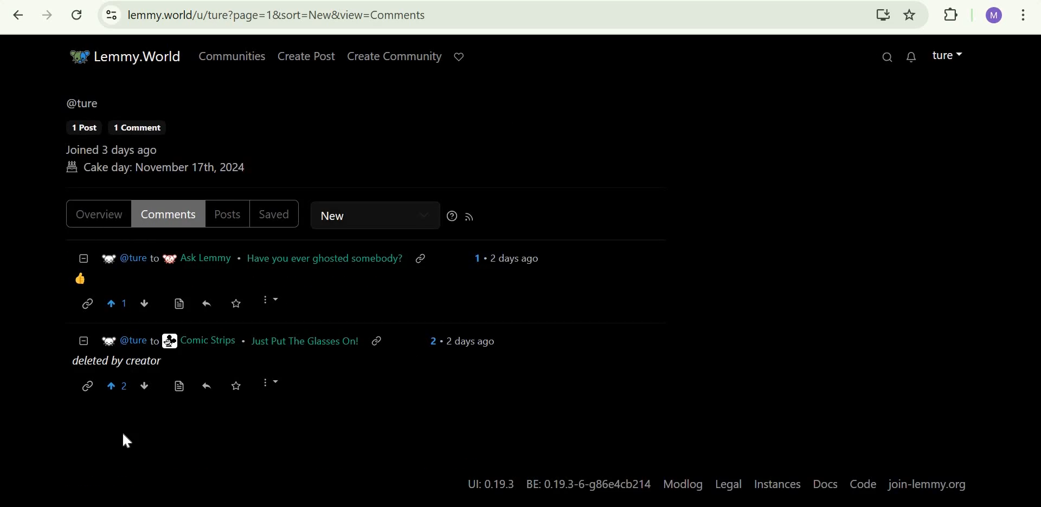 This screenshot has height=507, width=1041. What do you see at coordinates (882, 16) in the screenshot?
I see `install lemmy.world` at bounding box center [882, 16].